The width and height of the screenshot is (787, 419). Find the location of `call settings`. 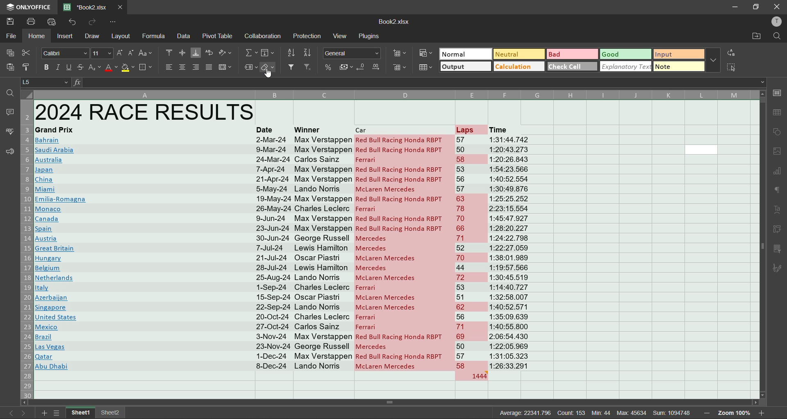

call settings is located at coordinates (777, 93).